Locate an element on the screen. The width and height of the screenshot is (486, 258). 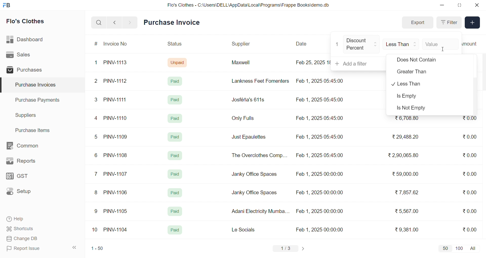
Only Fulls is located at coordinates (245, 119).